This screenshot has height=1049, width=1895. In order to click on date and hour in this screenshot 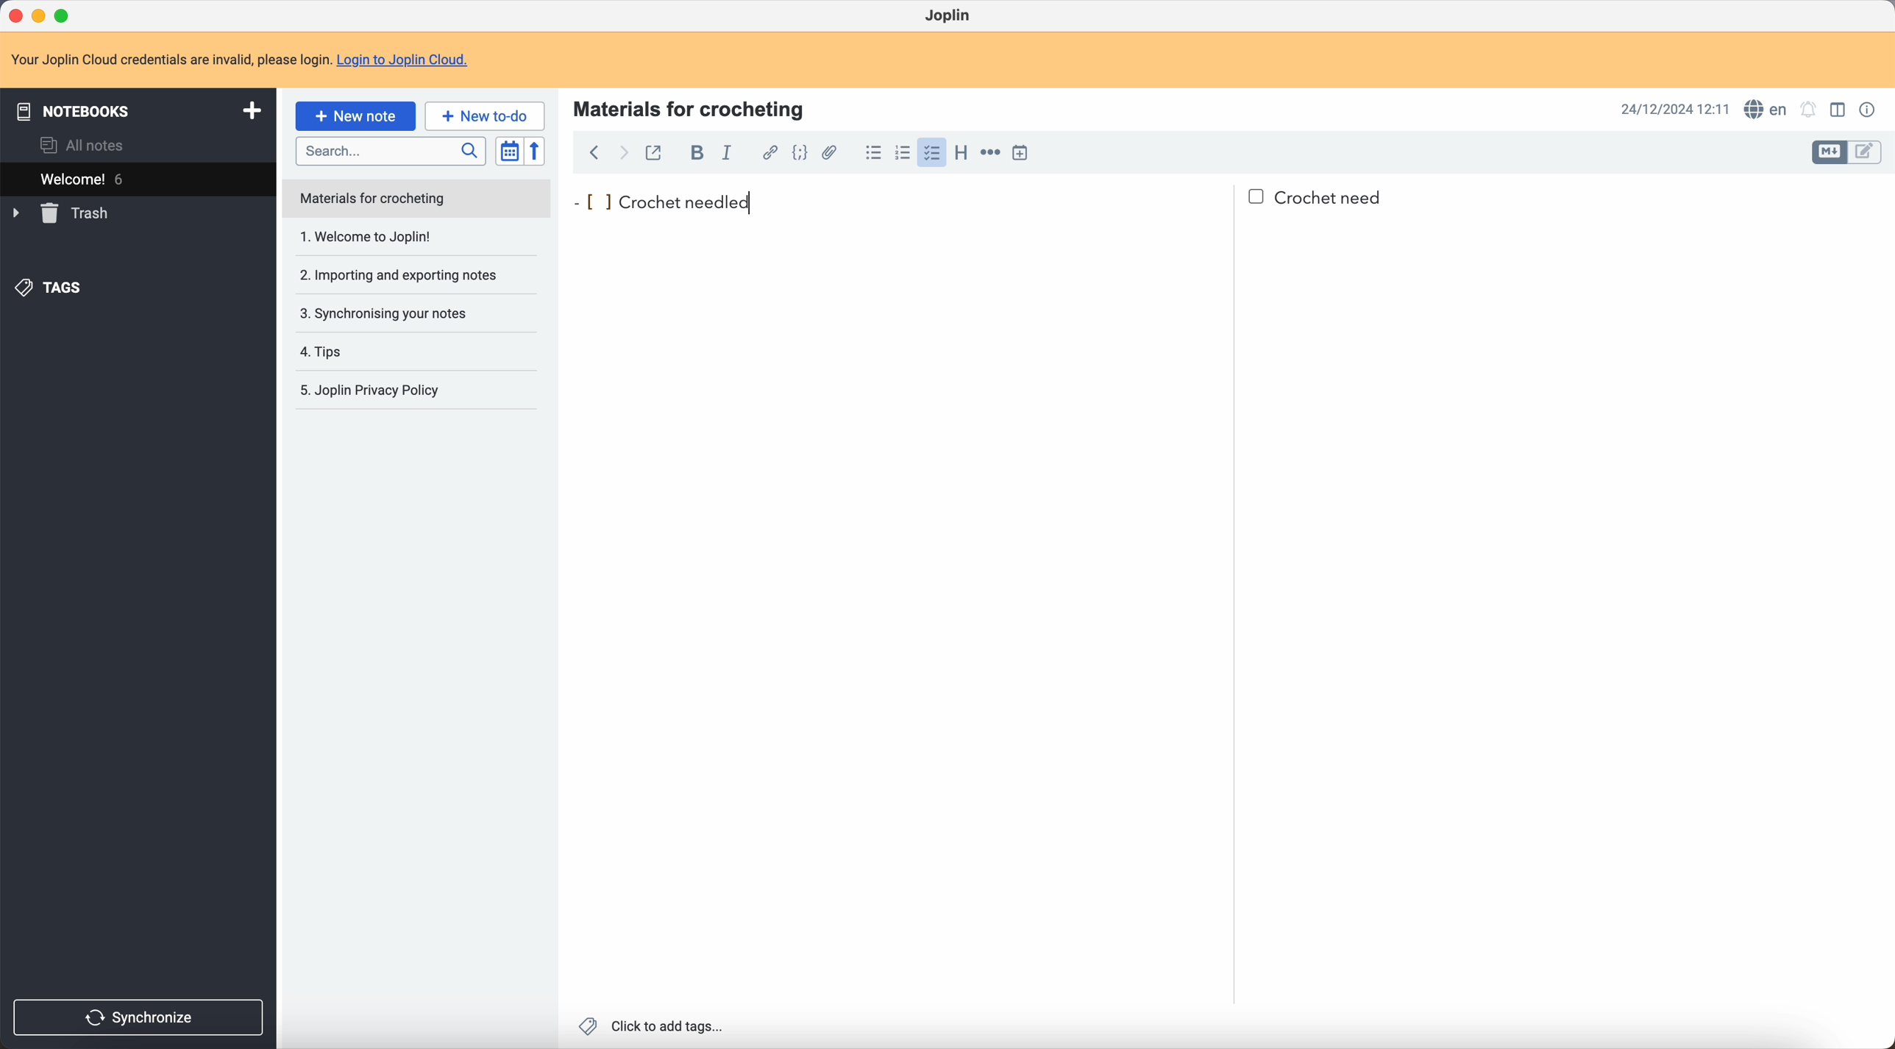, I will do `click(1676, 109)`.